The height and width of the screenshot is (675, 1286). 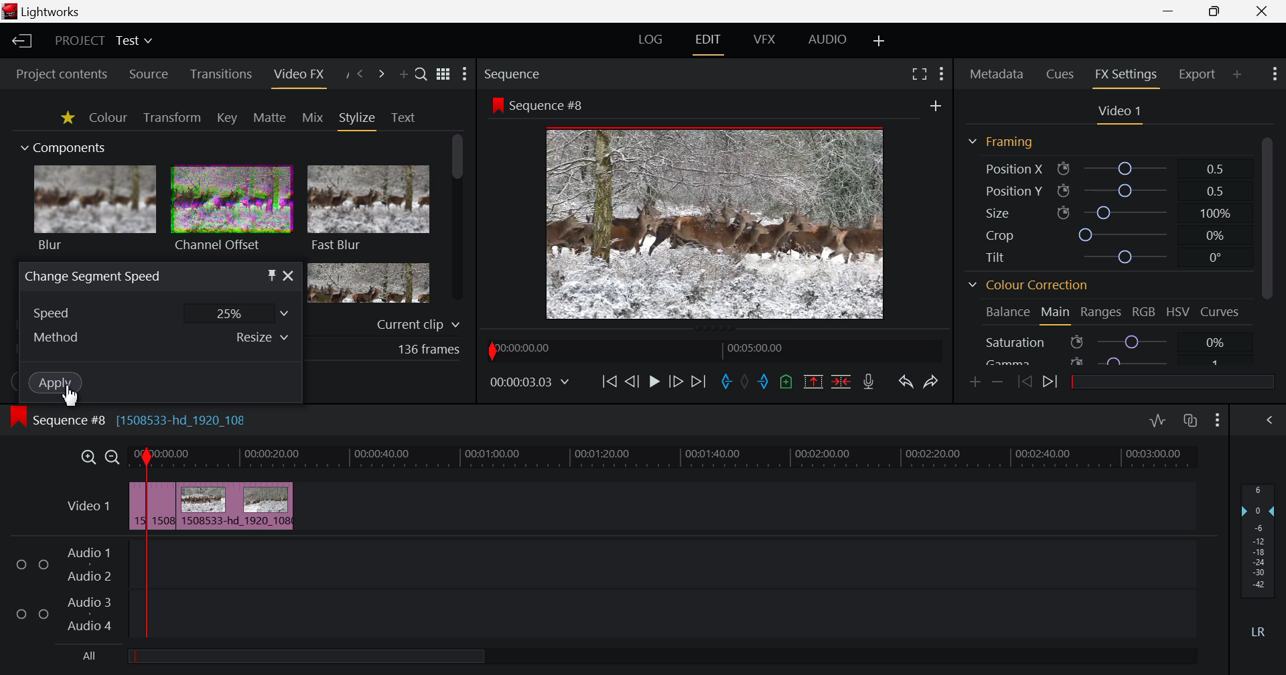 I want to click on Matte, so click(x=270, y=118).